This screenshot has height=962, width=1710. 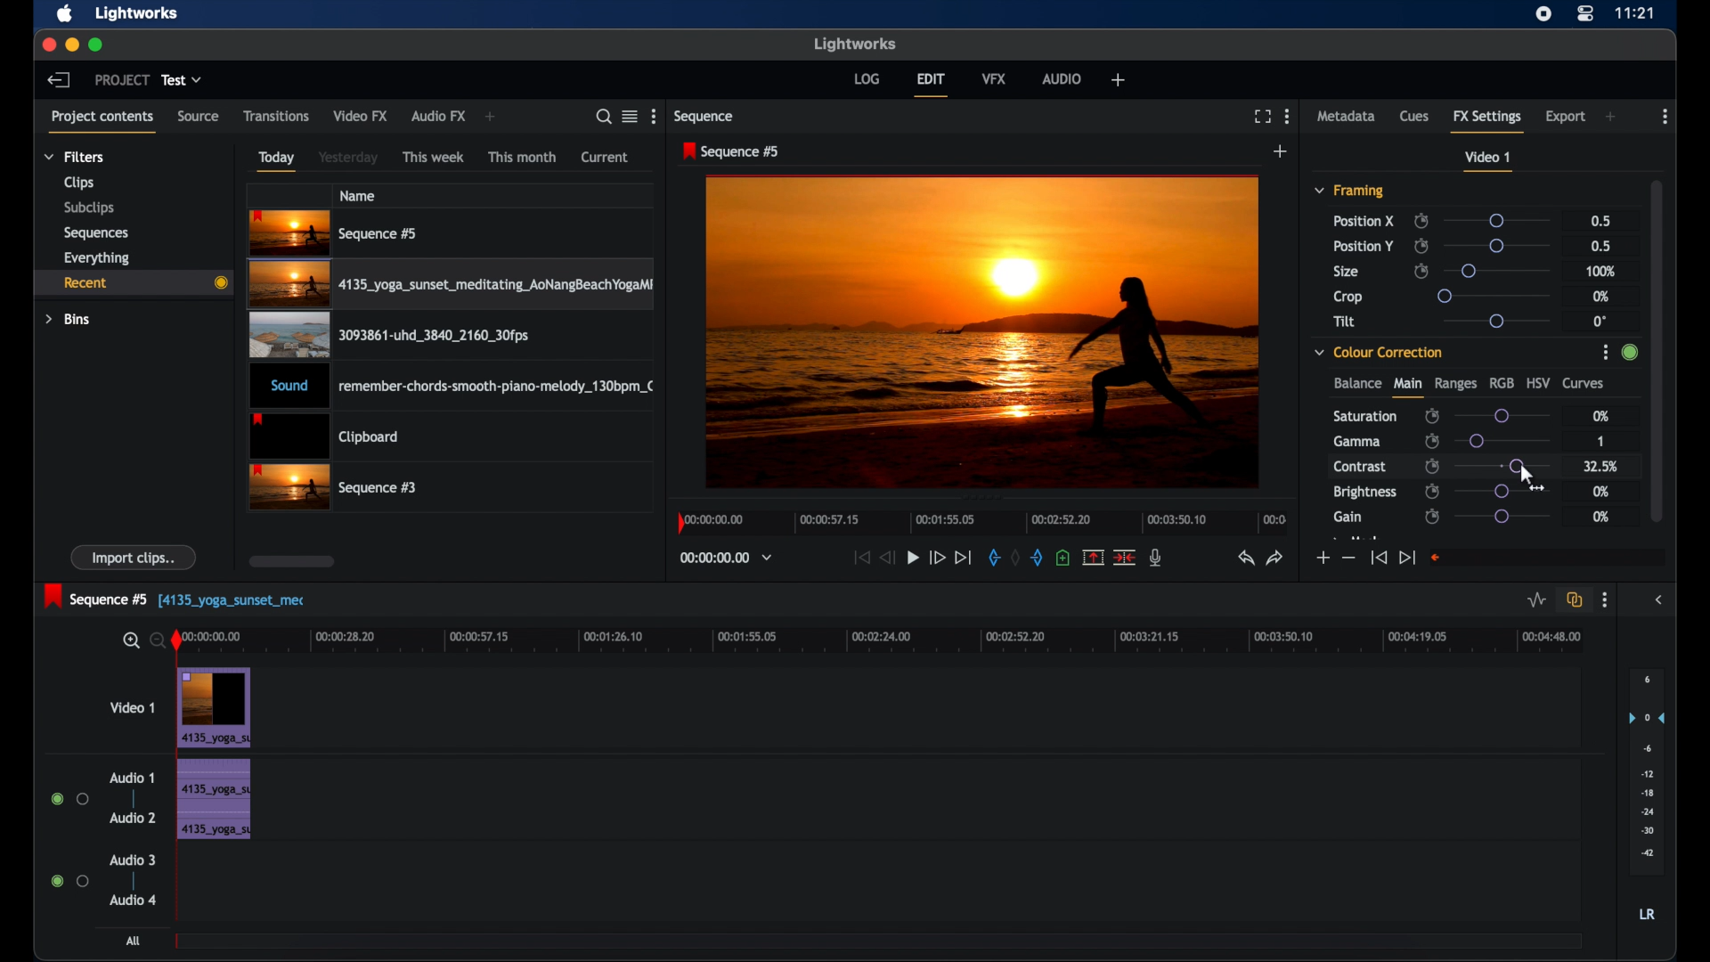 What do you see at coordinates (1627, 357) in the screenshot?
I see `slider change` at bounding box center [1627, 357].